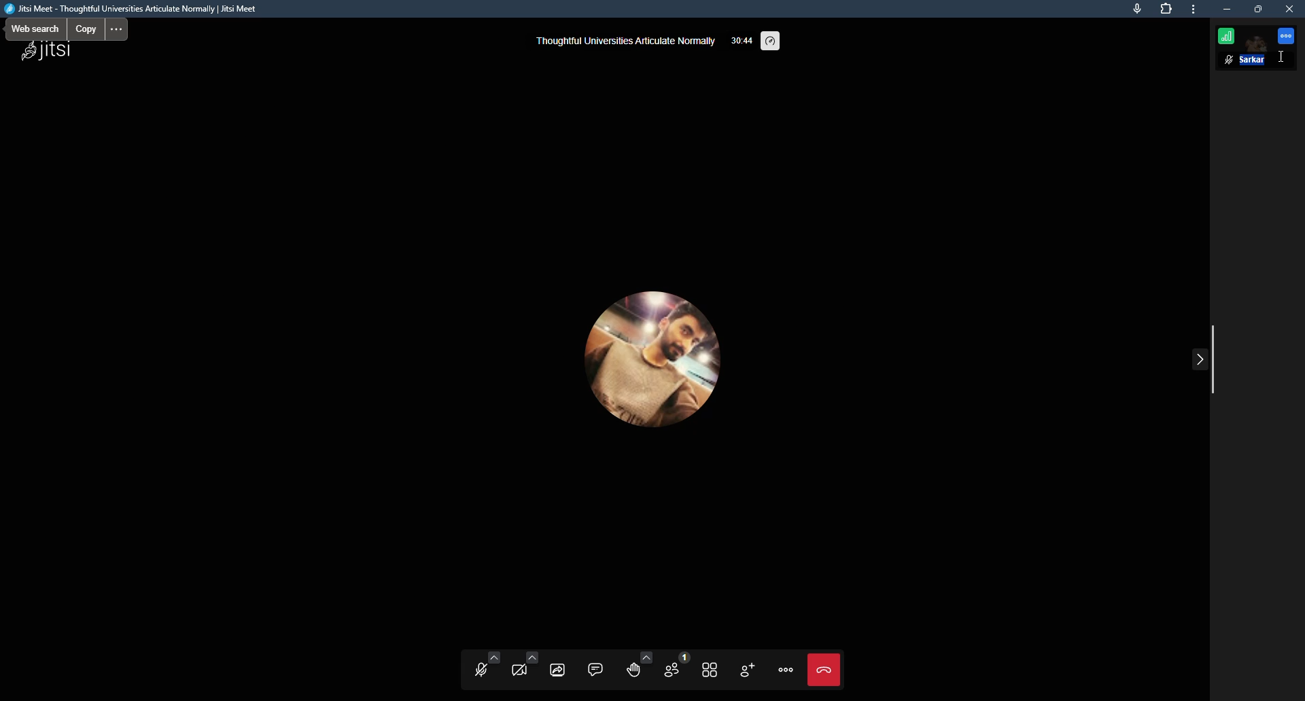 The image size is (1305, 701). Describe the element at coordinates (824, 669) in the screenshot. I see `Leave meeting` at that location.